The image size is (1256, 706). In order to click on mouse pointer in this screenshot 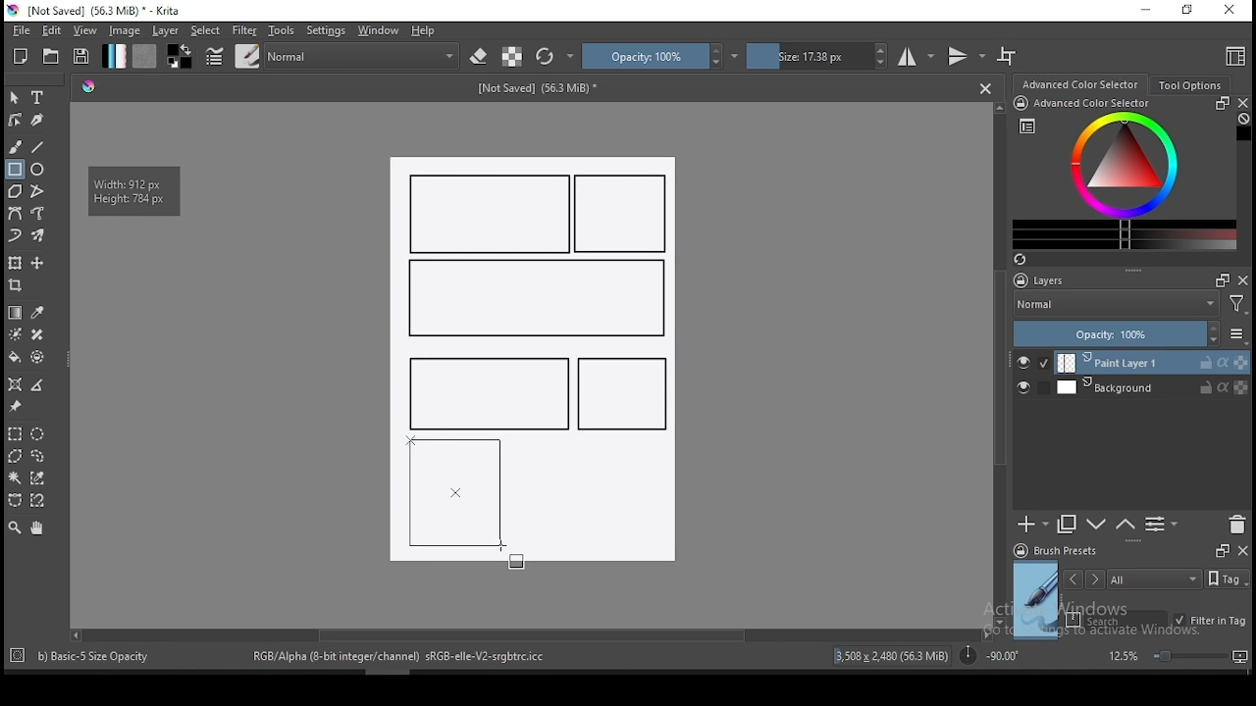, I will do `click(503, 550)`.